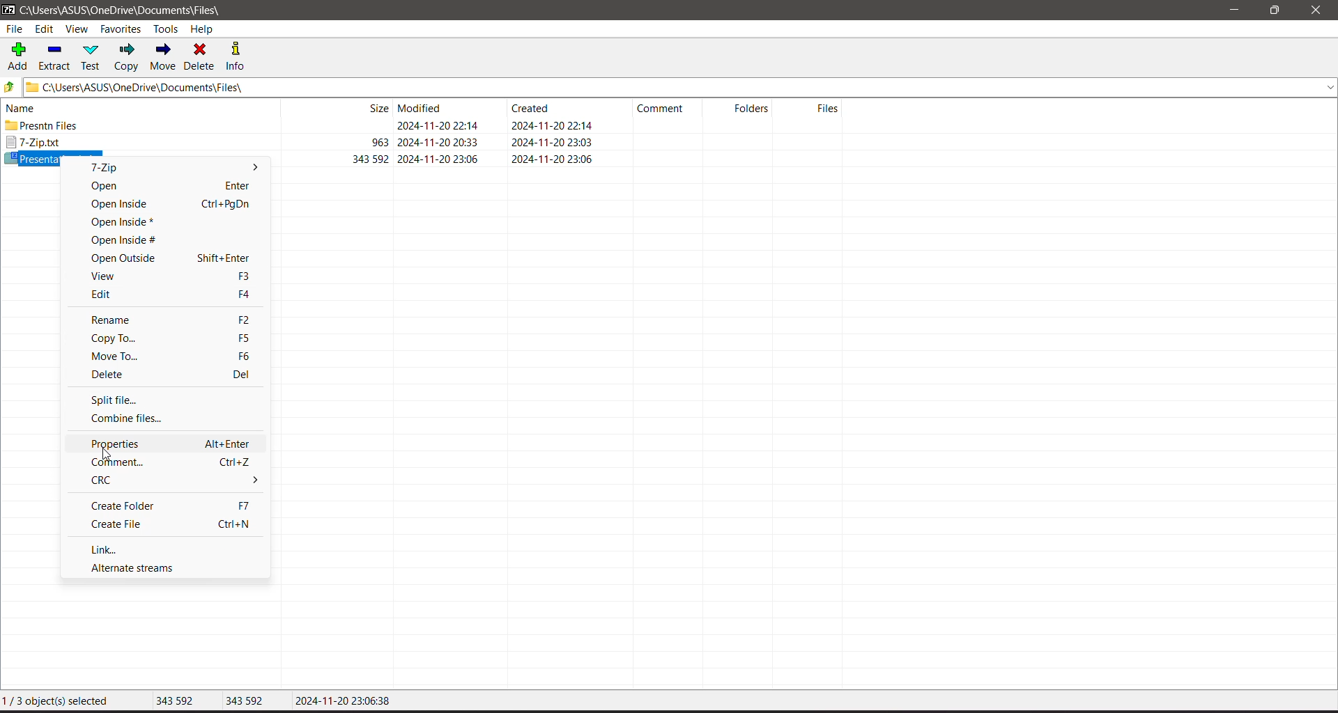 This screenshot has width=1338, height=713. I want to click on Help, so click(202, 29).